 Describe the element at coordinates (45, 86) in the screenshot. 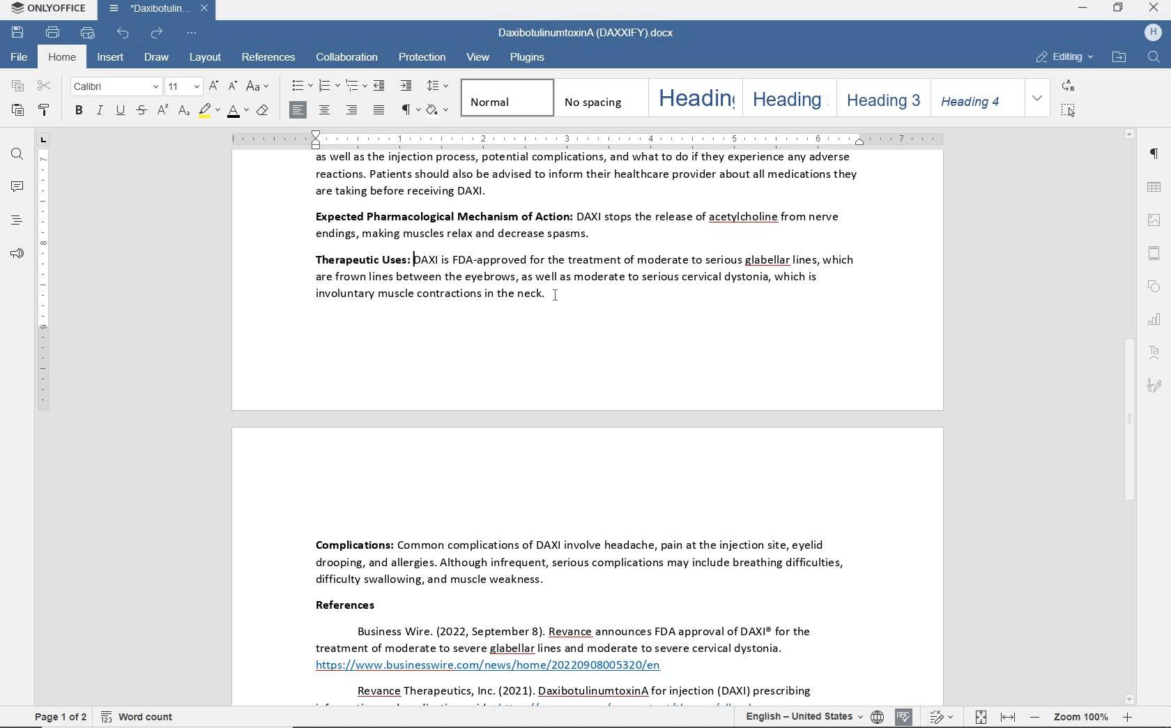

I see `cut` at that location.